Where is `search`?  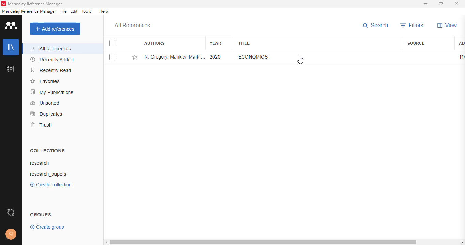 search is located at coordinates (376, 25).